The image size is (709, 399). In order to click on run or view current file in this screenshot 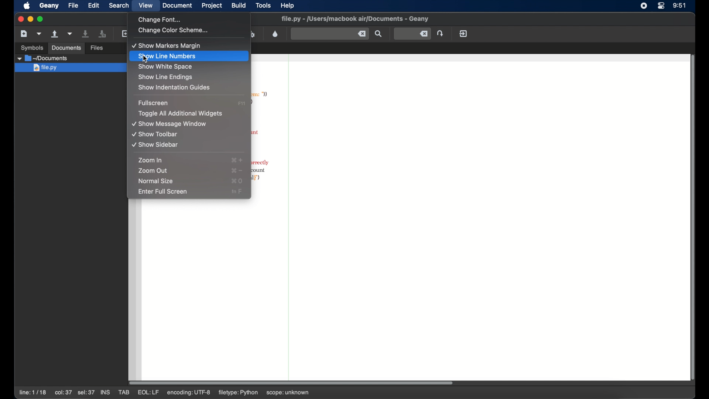, I will do `click(252, 34)`.